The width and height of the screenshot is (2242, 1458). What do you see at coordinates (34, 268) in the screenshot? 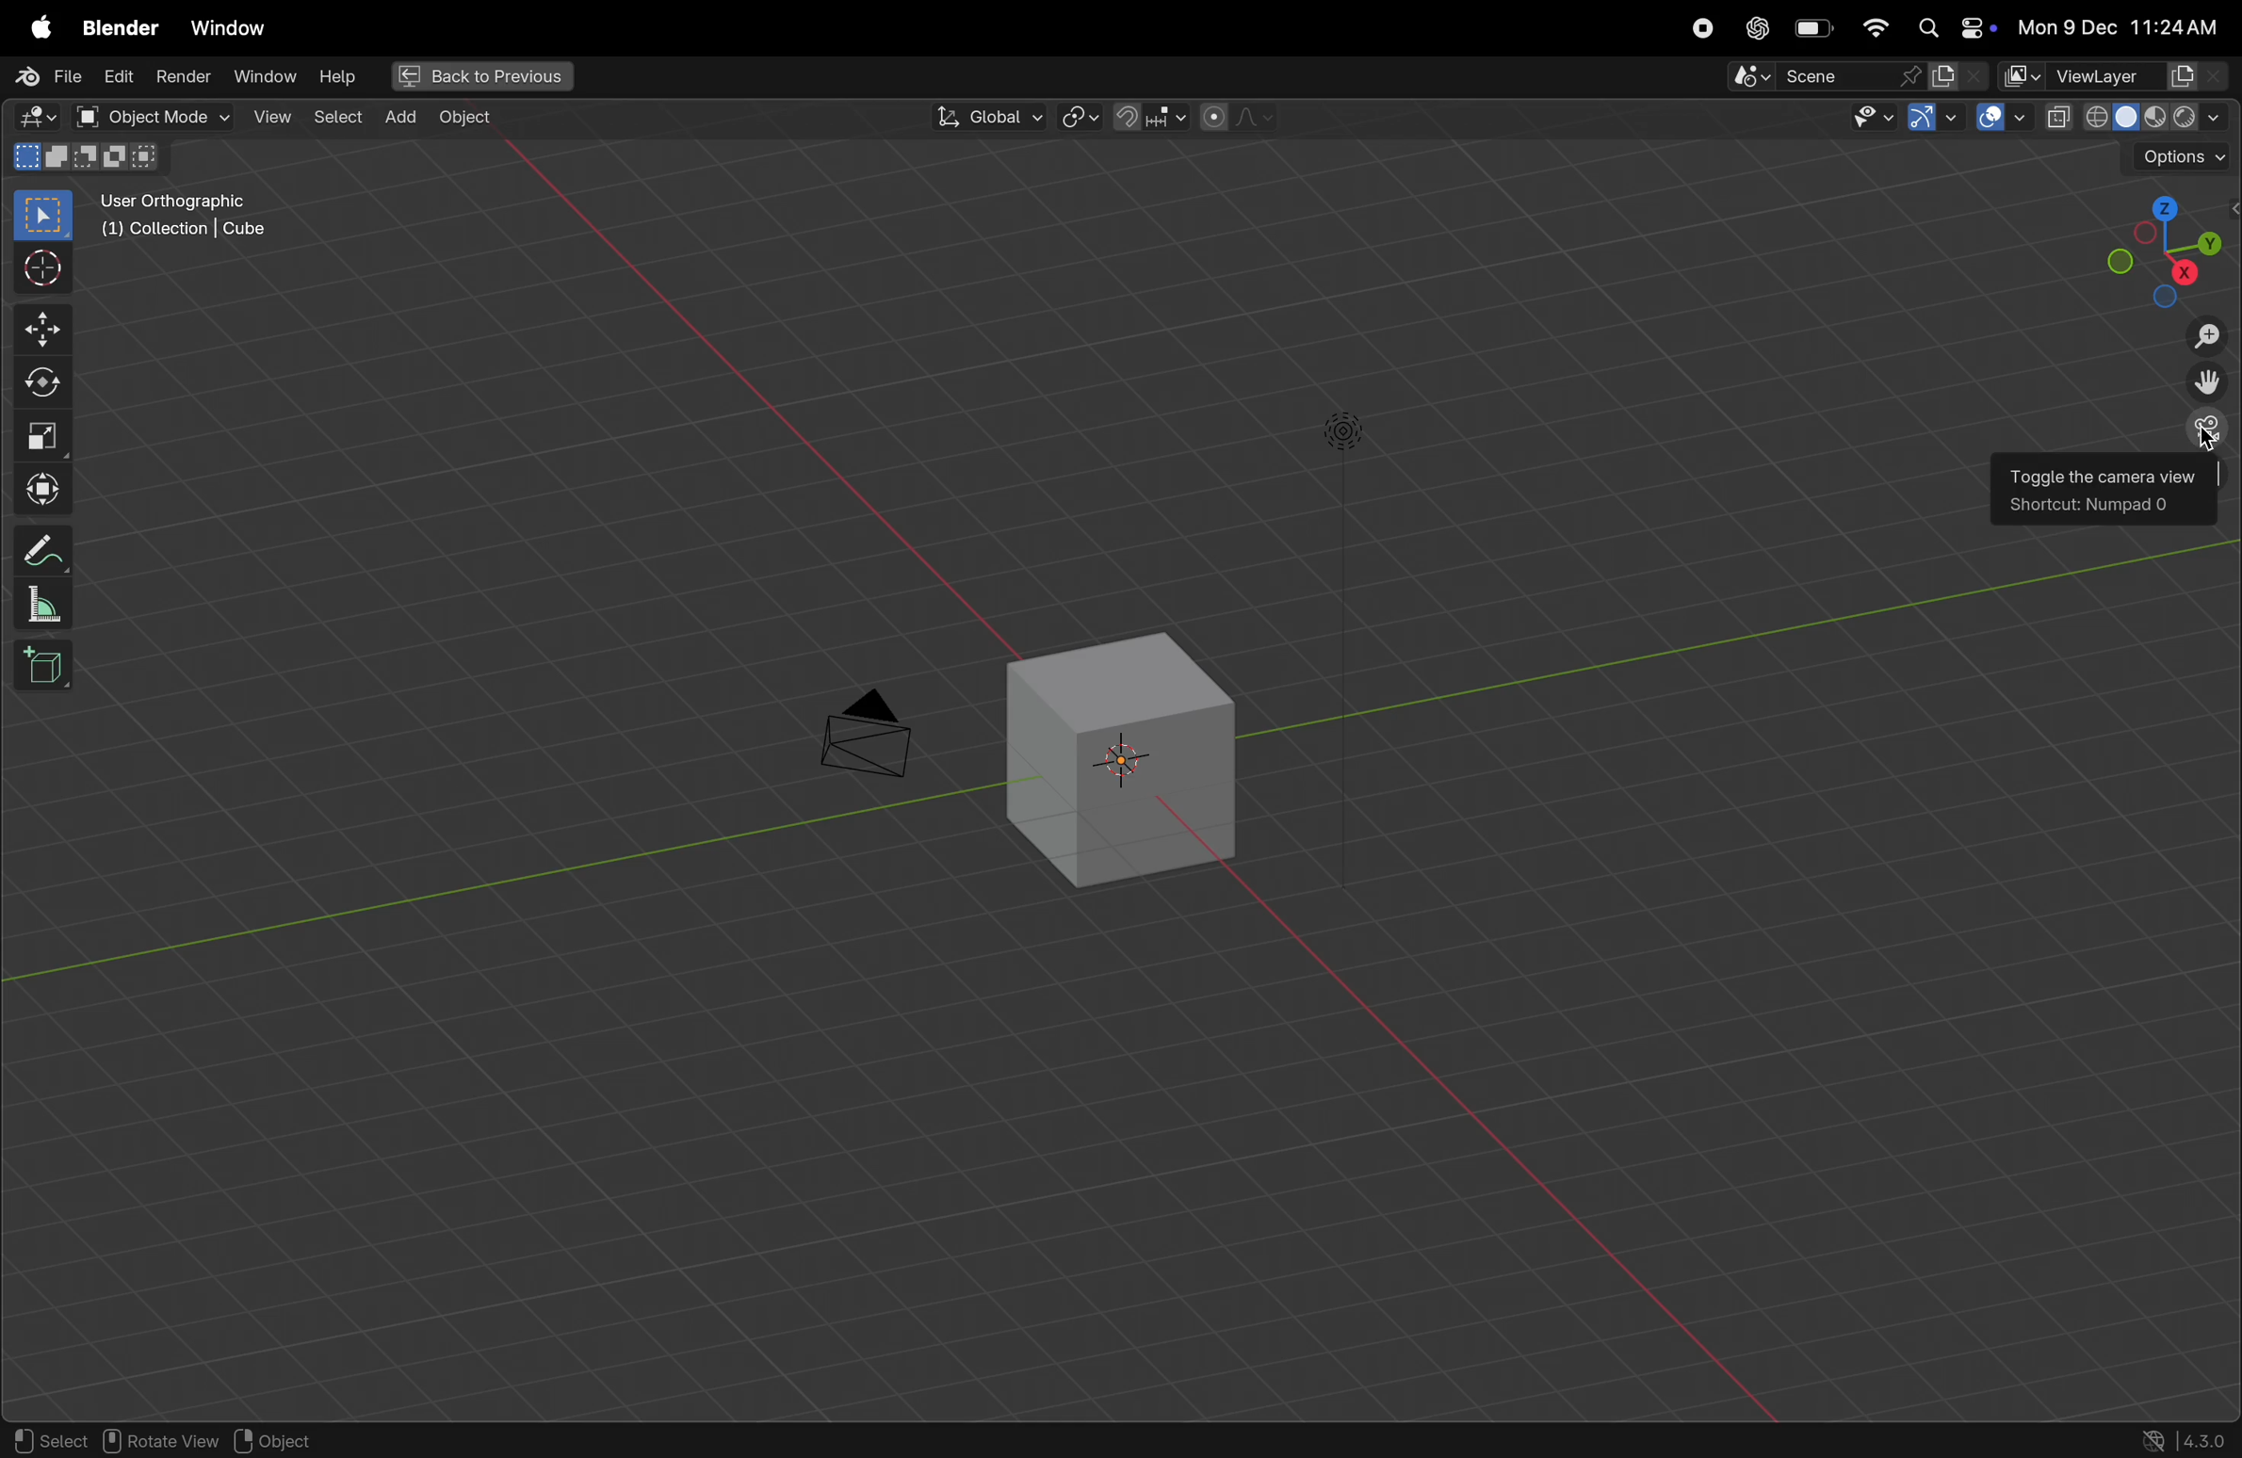
I see `cursor` at bounding box center [34, 268].